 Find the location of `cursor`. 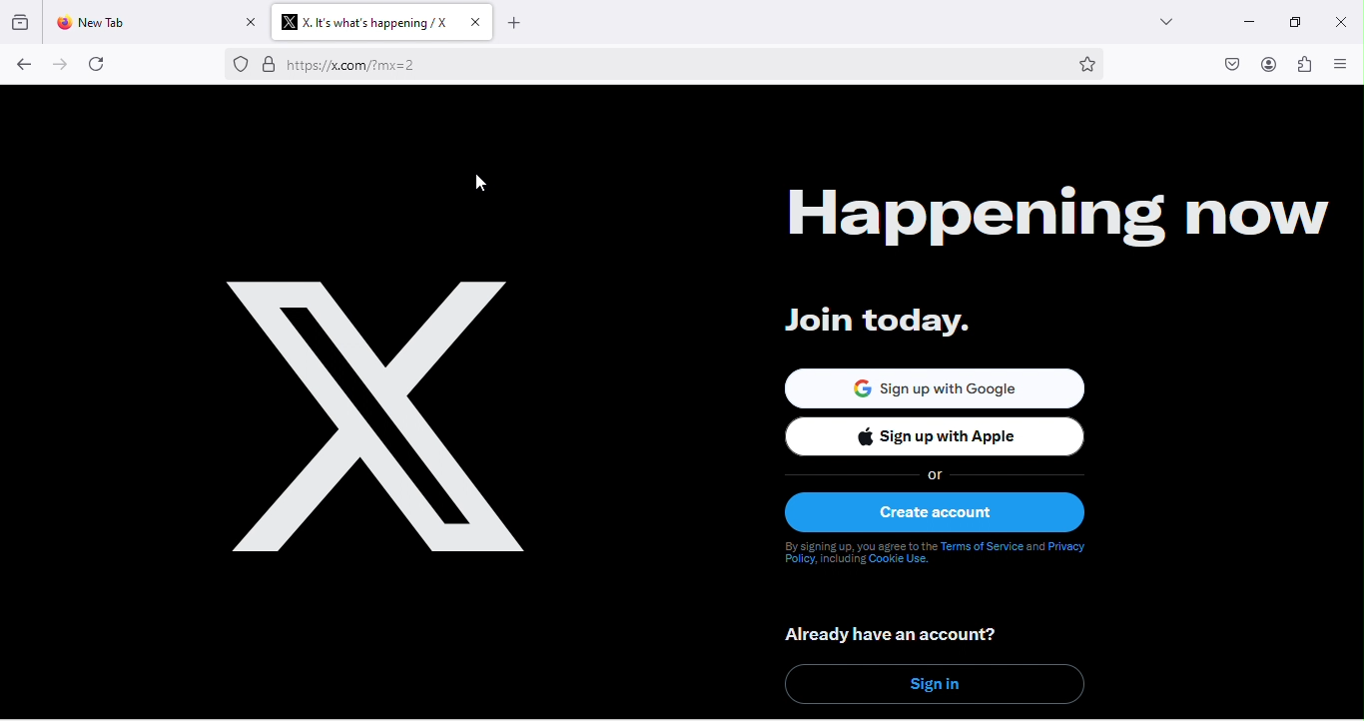

cursor is located at coordinates (476, 182).